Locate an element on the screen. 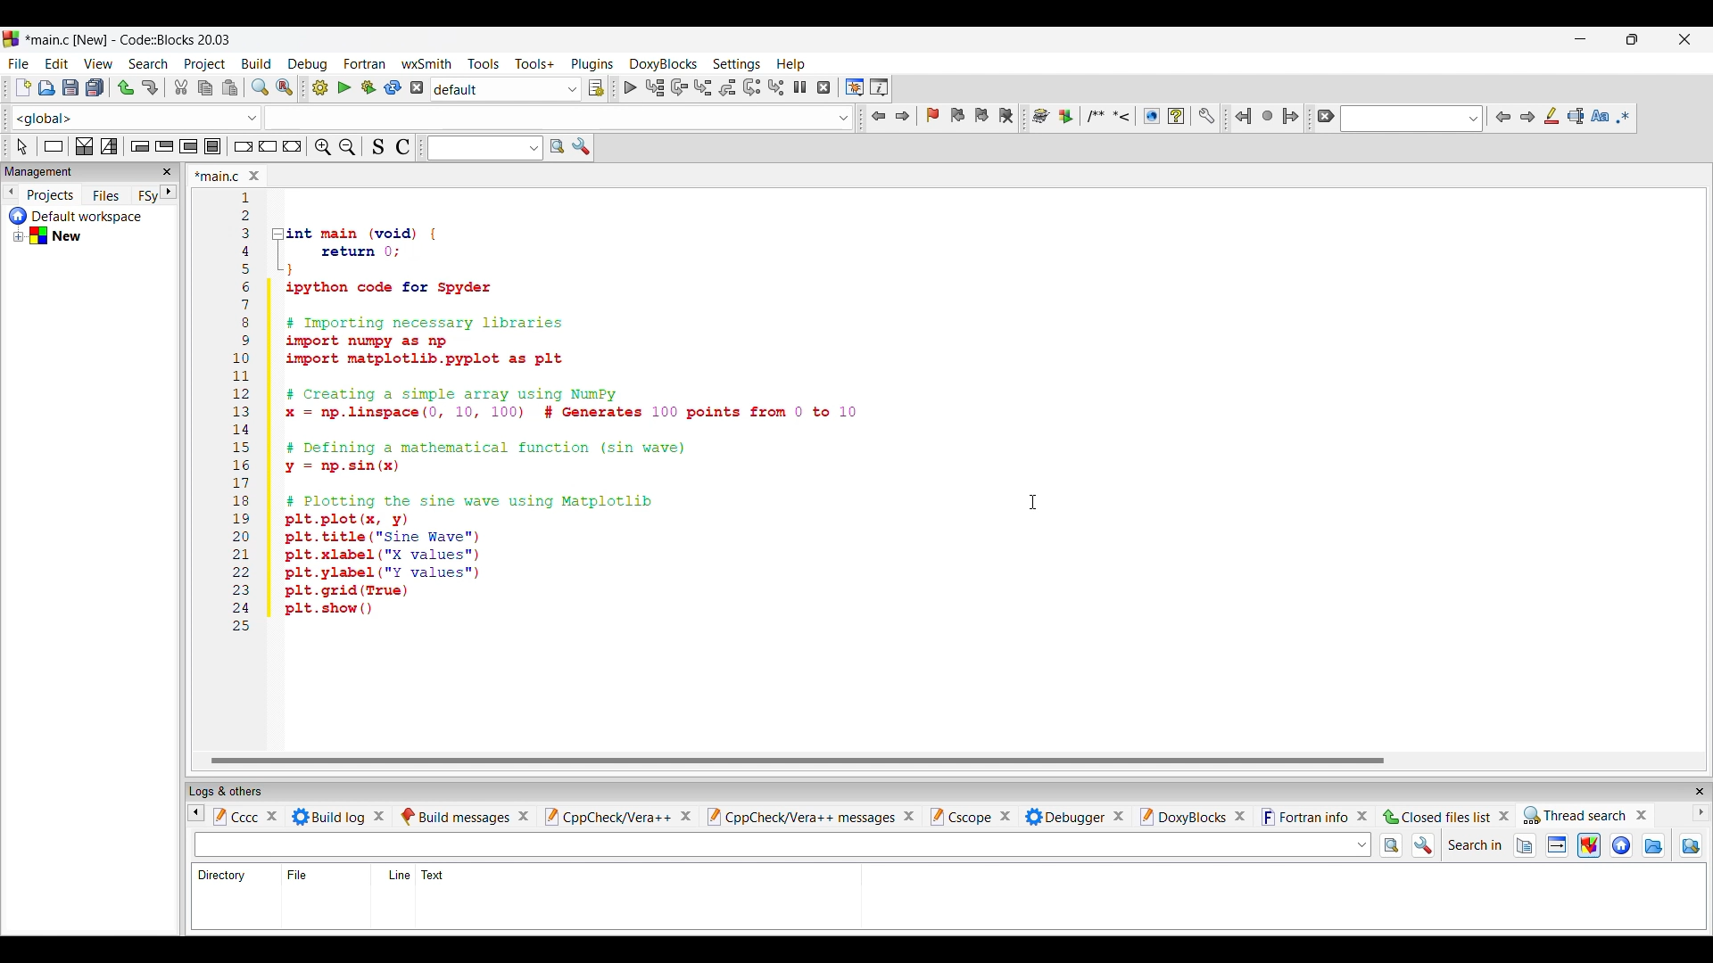  Undo is located at coordinates (126, 87).